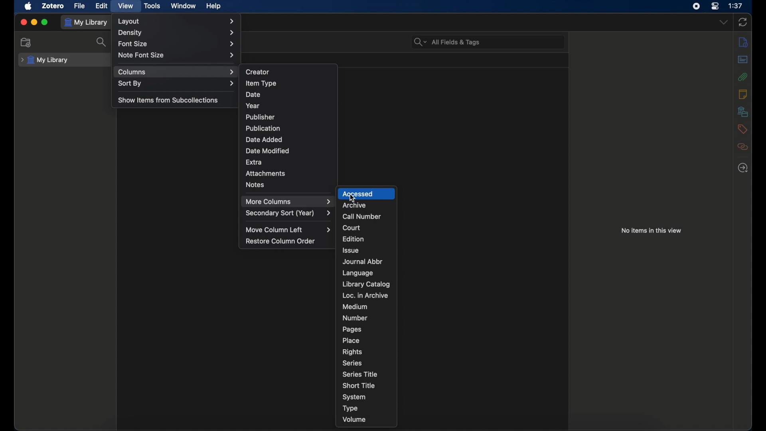 The width and height of the screenshot is (766, 431). Describe the element at coordinates (735, 6) in the screenshot. I see `1:37` at that location.